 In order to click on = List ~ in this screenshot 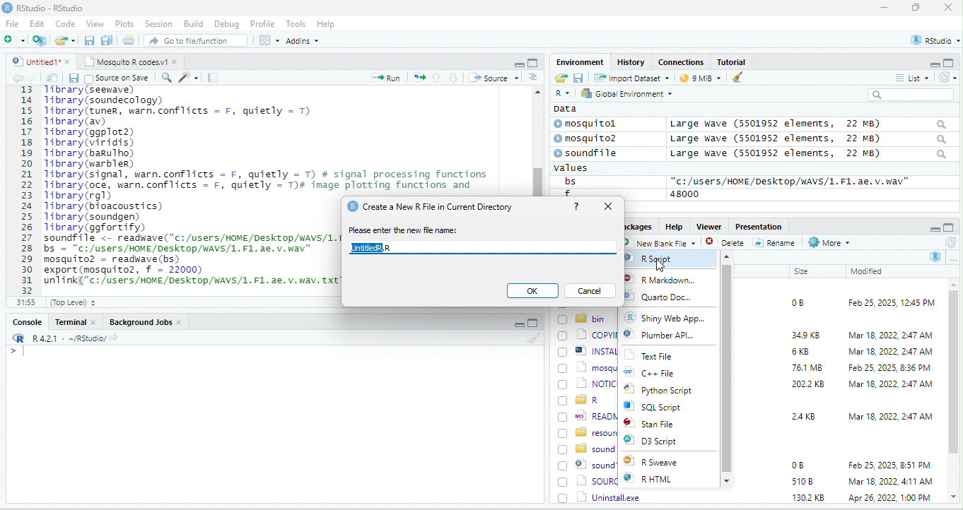, I will do `click(909, 78)`.